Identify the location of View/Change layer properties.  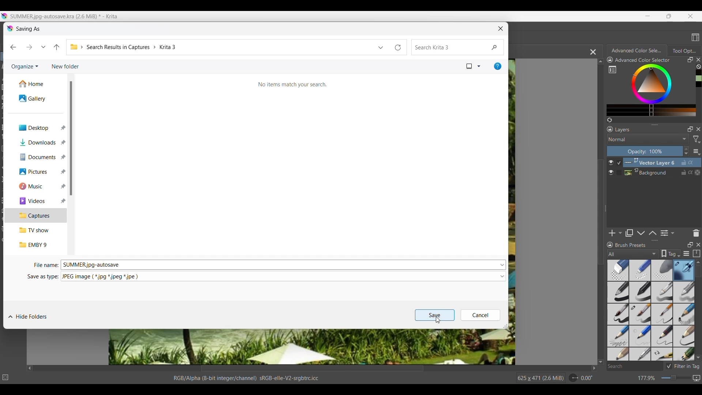
(667, 233).